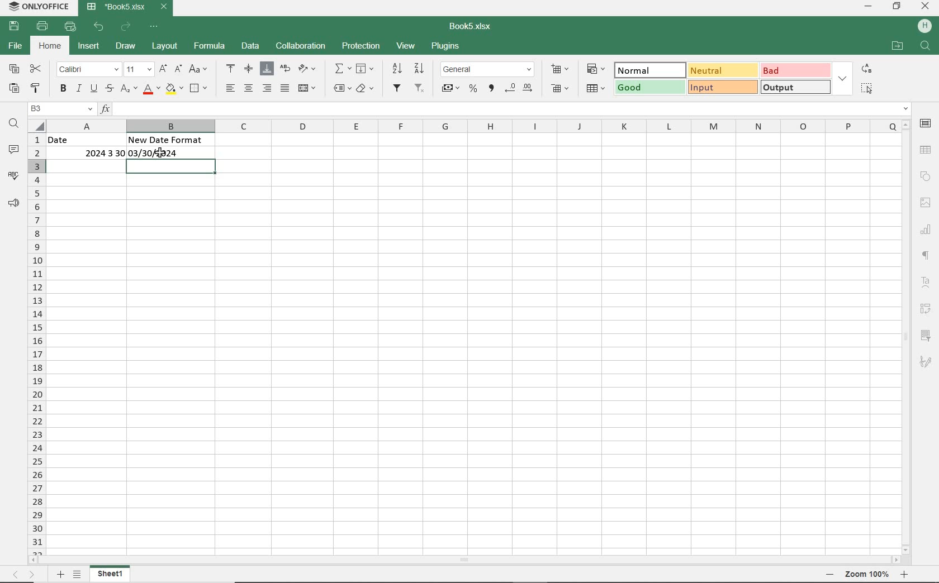 This screenshot has width=939, height=583. I want to click on ALIGN MIDDLE, so click(249, 69).